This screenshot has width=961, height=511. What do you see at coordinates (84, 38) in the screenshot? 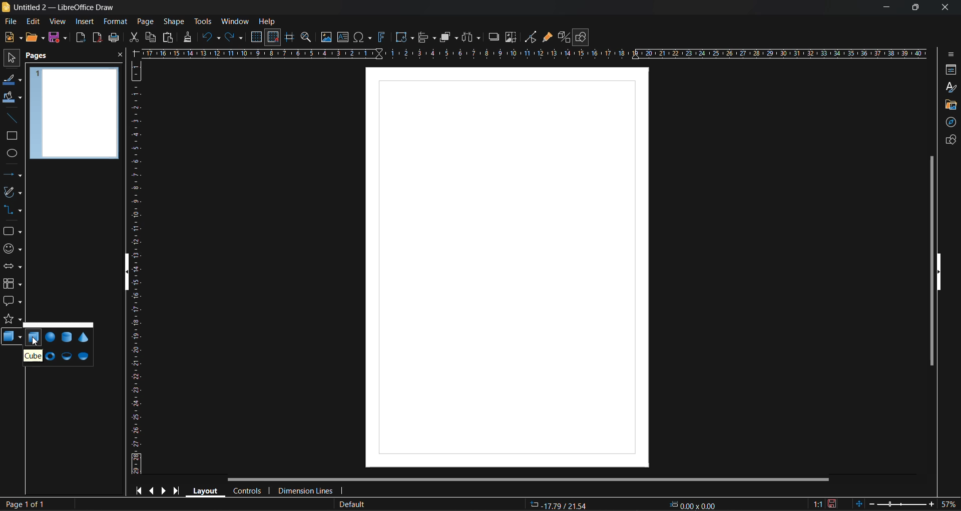
I see `export` at bounding box center [84, 38].